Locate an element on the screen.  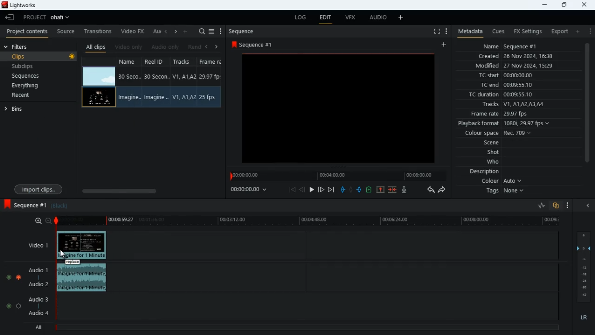
timeline is located at coordinates (306, 327).